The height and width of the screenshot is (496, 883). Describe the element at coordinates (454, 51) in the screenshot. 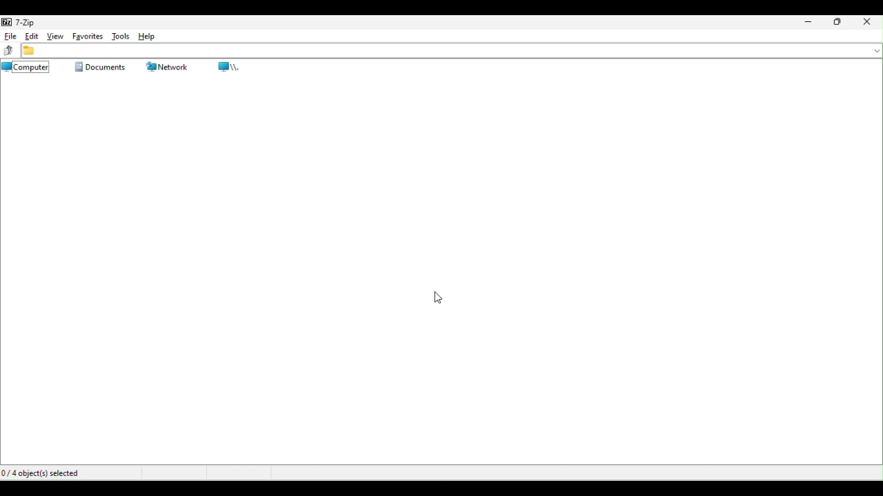

I see `file address bar` at that location.